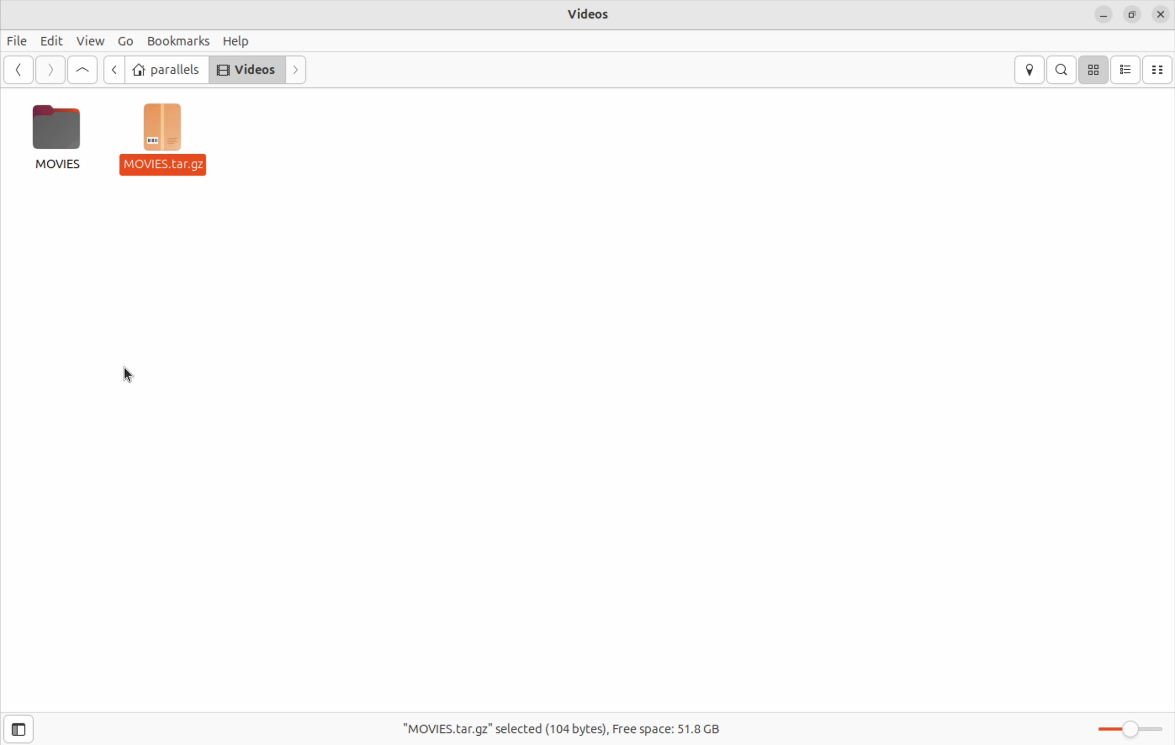 Image resolution: width=1175 pixels, height=745 pixels. I want to click on search, so click(1061, 69).